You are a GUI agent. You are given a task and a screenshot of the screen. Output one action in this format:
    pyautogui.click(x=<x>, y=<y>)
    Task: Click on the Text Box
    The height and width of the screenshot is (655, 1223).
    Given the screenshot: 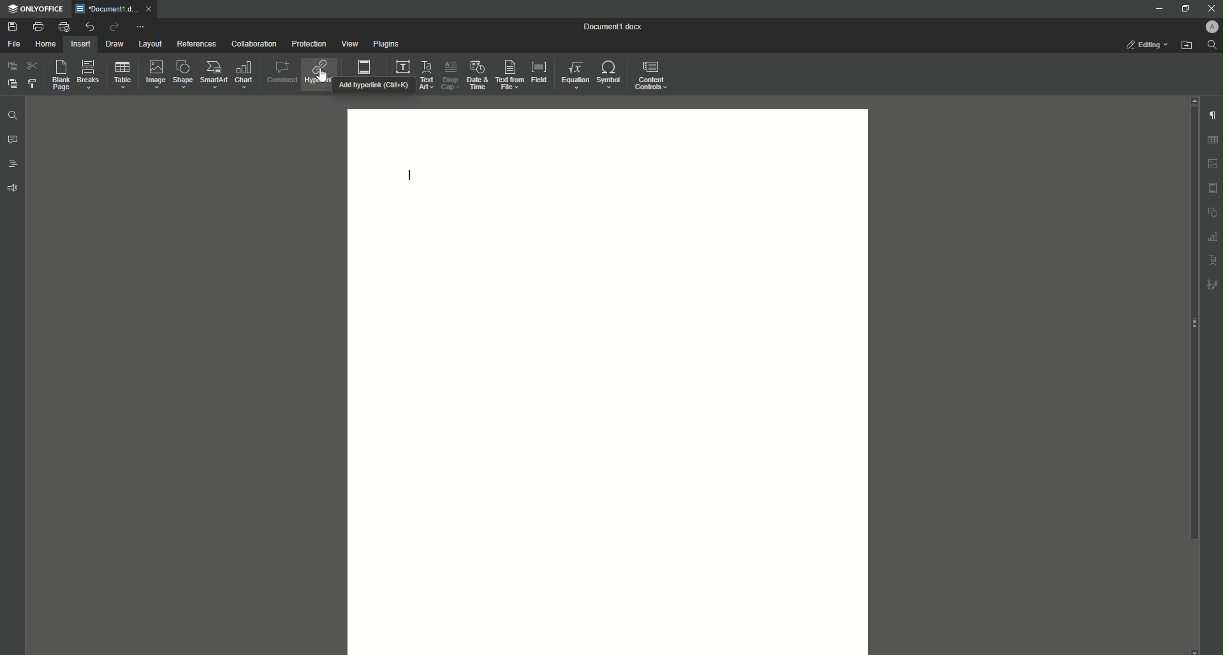 What is the action you would take?
    pyautogui.click(x=403, y=68)
    